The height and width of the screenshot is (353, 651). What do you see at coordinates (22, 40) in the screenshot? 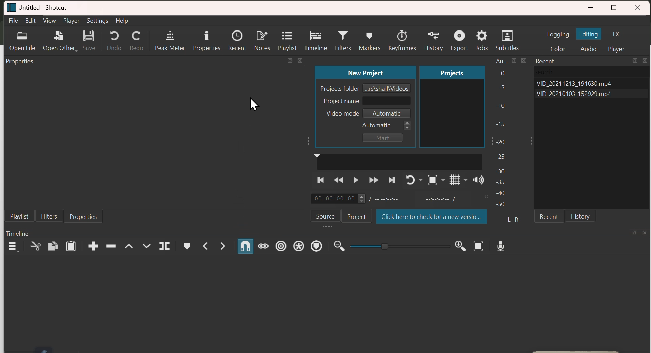
I see `open file` at bounding box center [22, 40].